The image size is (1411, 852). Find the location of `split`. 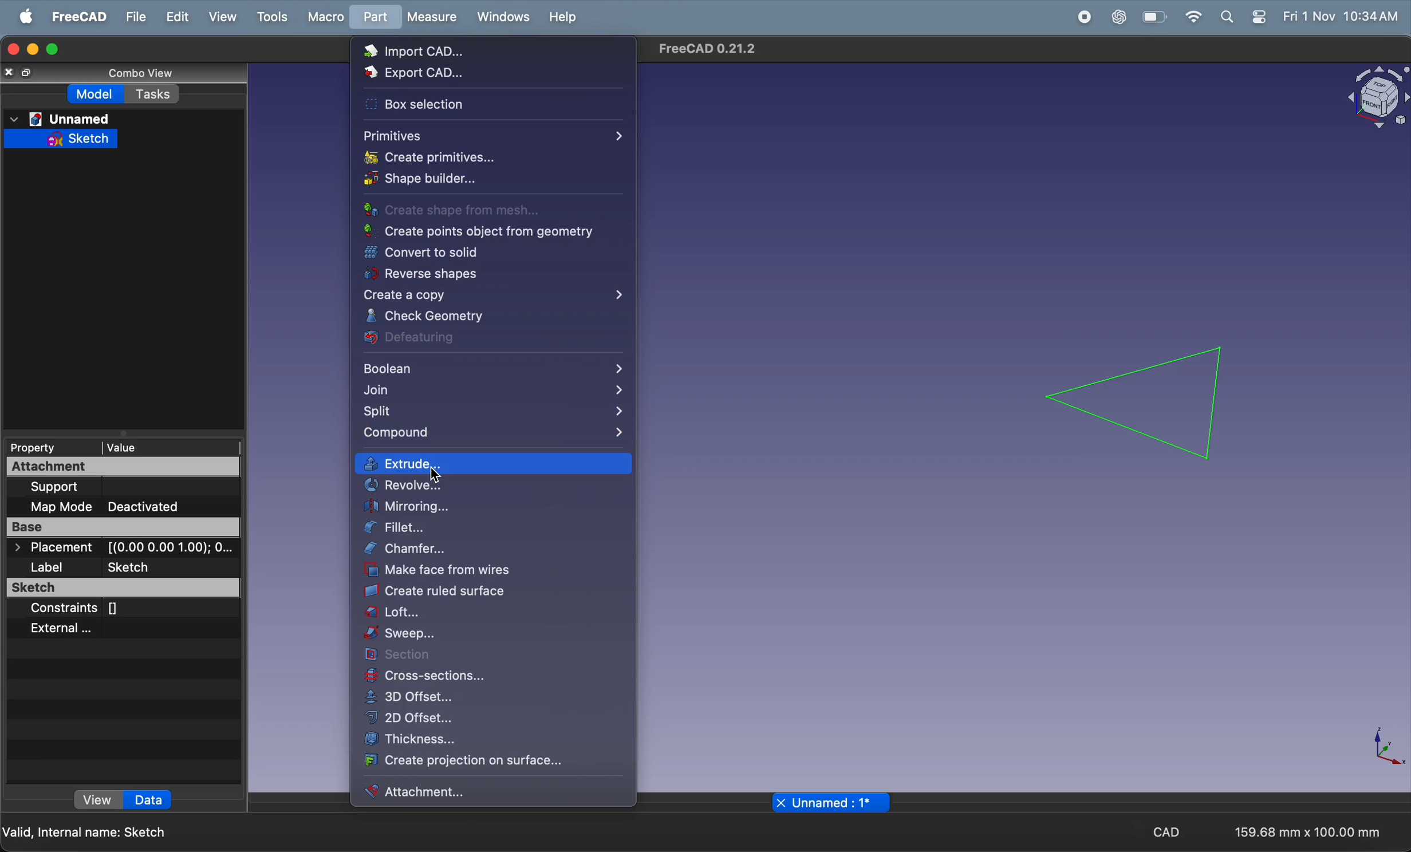

split is located at coordinates (491, 413).